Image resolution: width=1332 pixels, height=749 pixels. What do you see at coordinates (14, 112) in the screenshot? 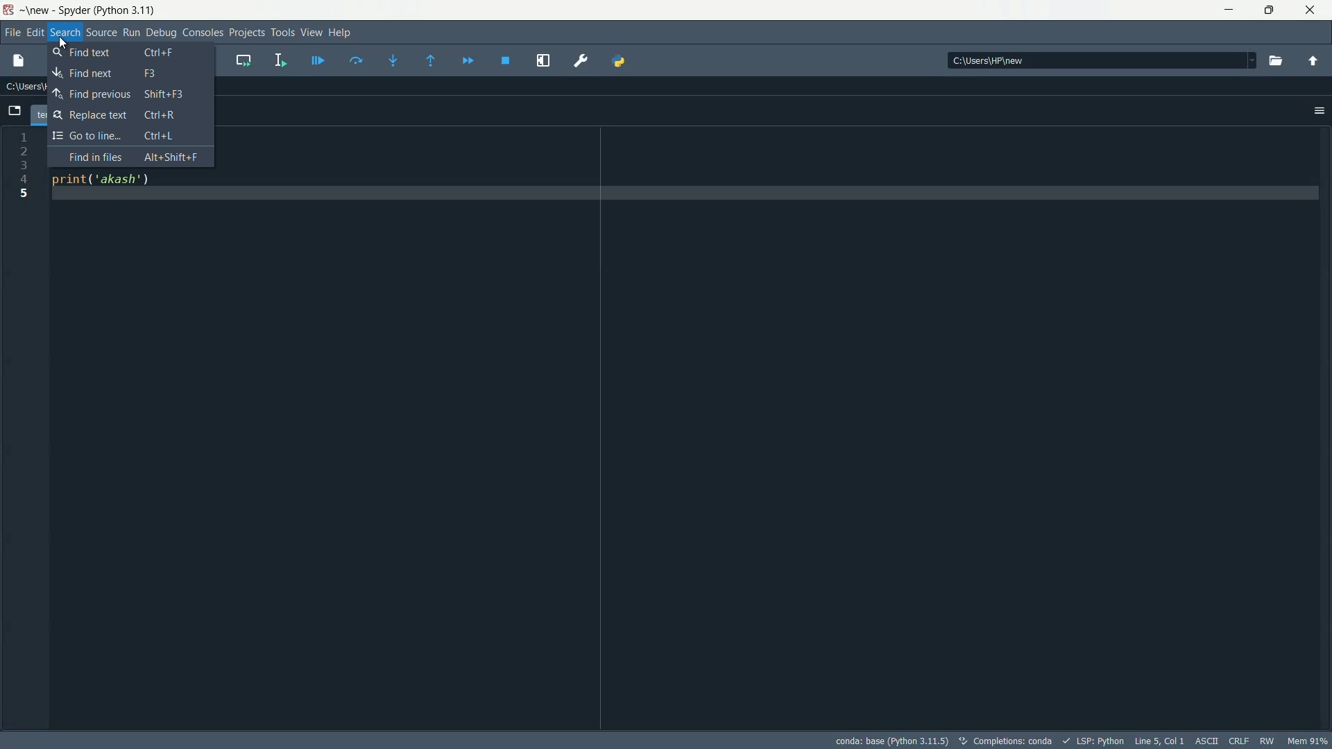
I see `browse tabs` at bounding box center [14, 112].